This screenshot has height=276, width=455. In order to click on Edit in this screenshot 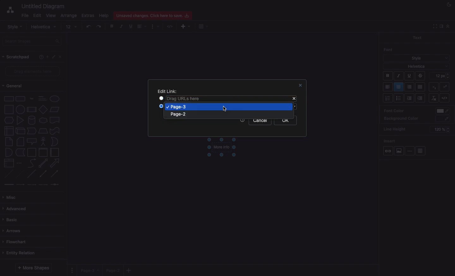, I will do `click(37, 16)`.